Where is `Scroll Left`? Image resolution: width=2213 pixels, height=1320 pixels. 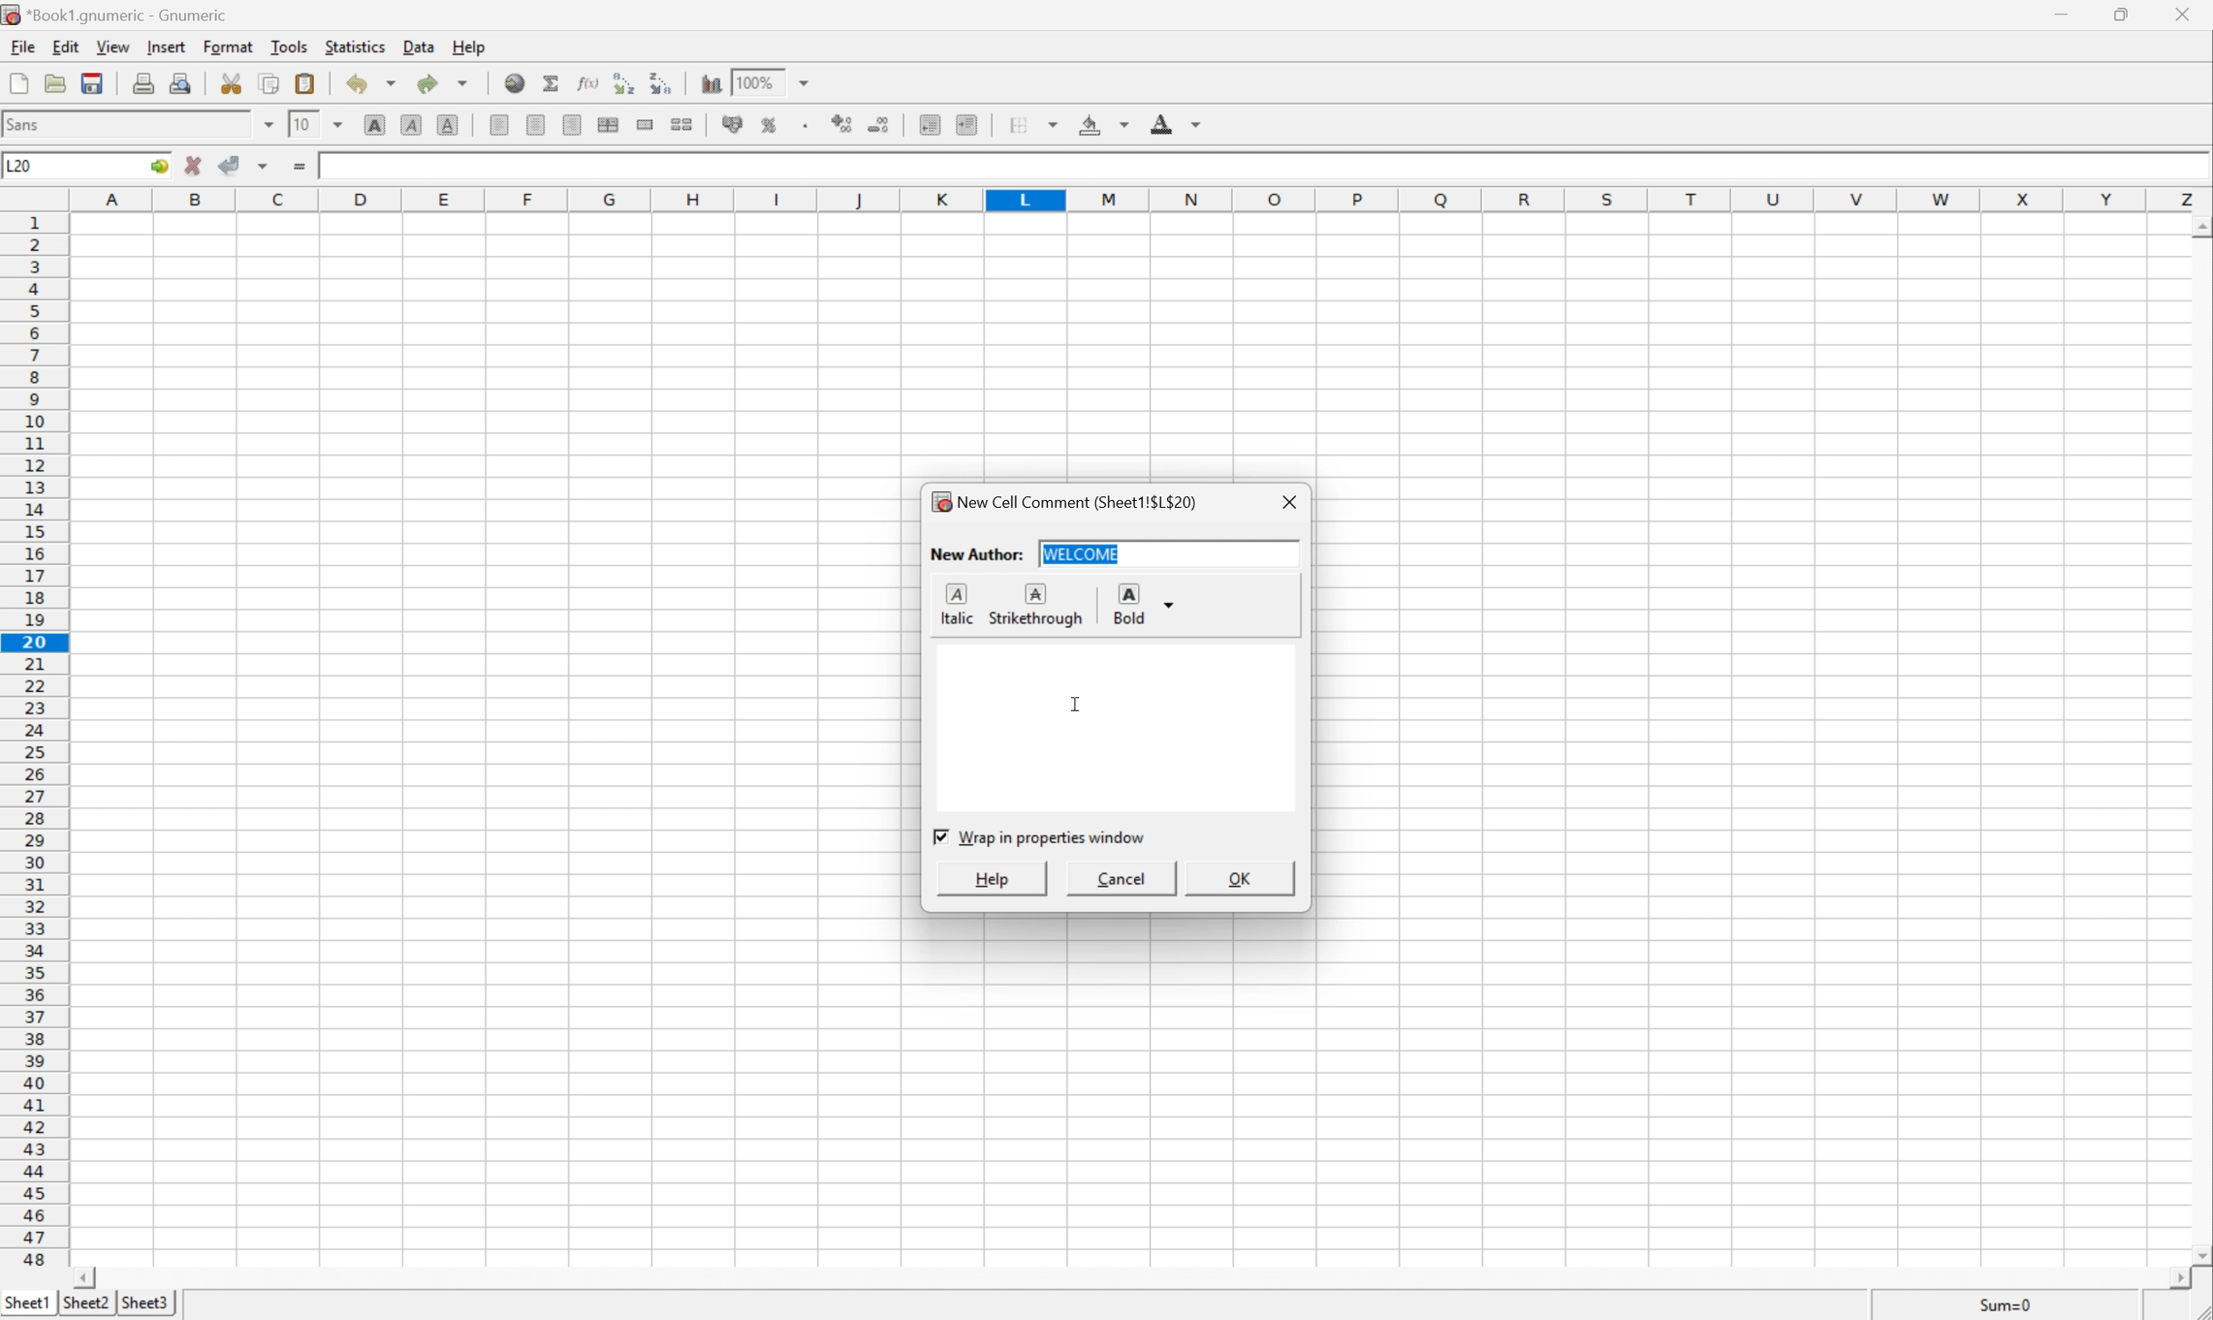 Scroll Left is located at coordinates (87, 1277).